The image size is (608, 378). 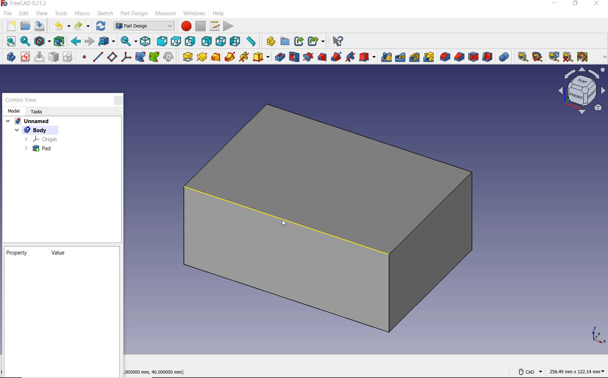 I want to click on measure distance, so click(x=252, y=42).